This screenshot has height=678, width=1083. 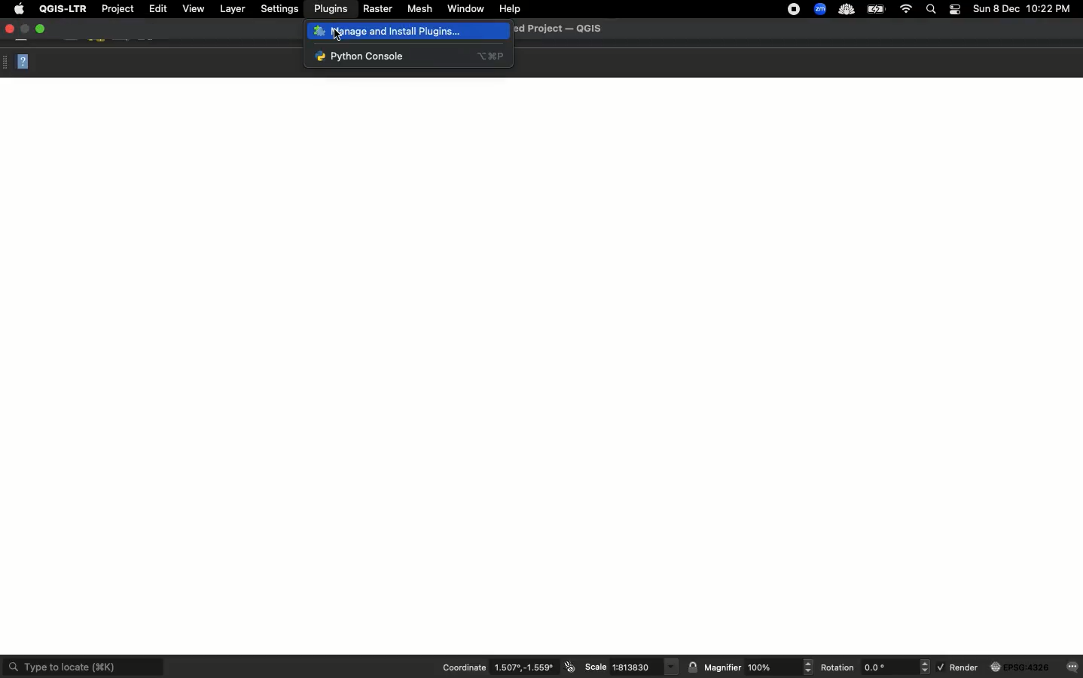 What do you see at coordinates (838, 667) in the screenshot?
I see `Rotation` at bounding box center [838, 667].